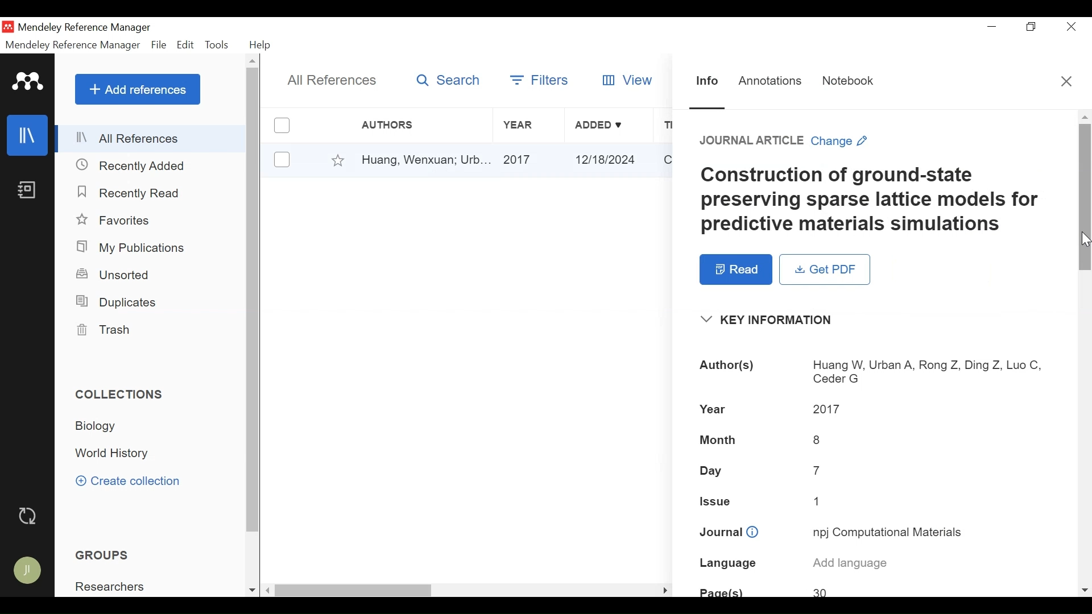 Image resolution: width=1092 pixels, height=614 pixels. I want to click on Scroll up, so click(1085, 117).